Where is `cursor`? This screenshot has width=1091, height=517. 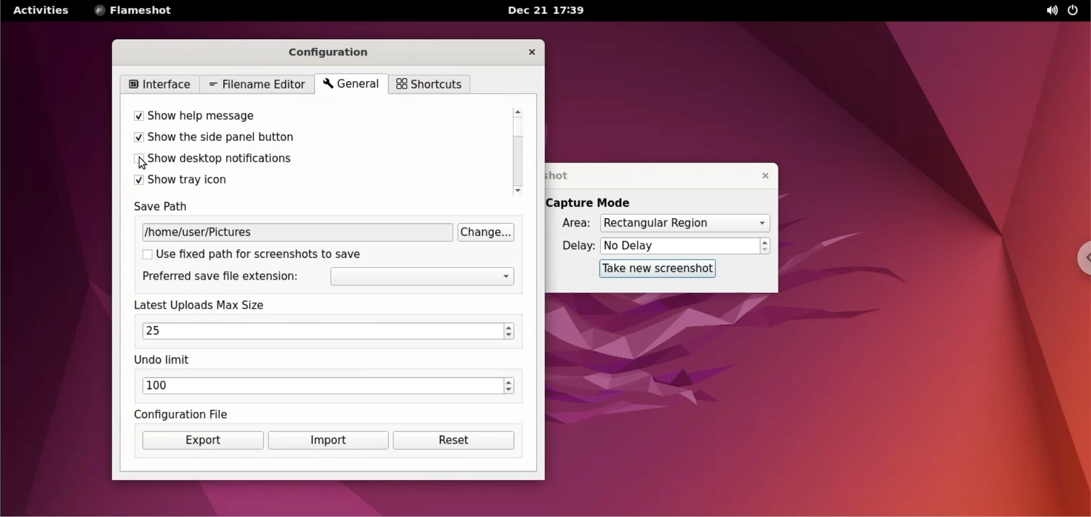 cursor is located at coordinates (145, 161).